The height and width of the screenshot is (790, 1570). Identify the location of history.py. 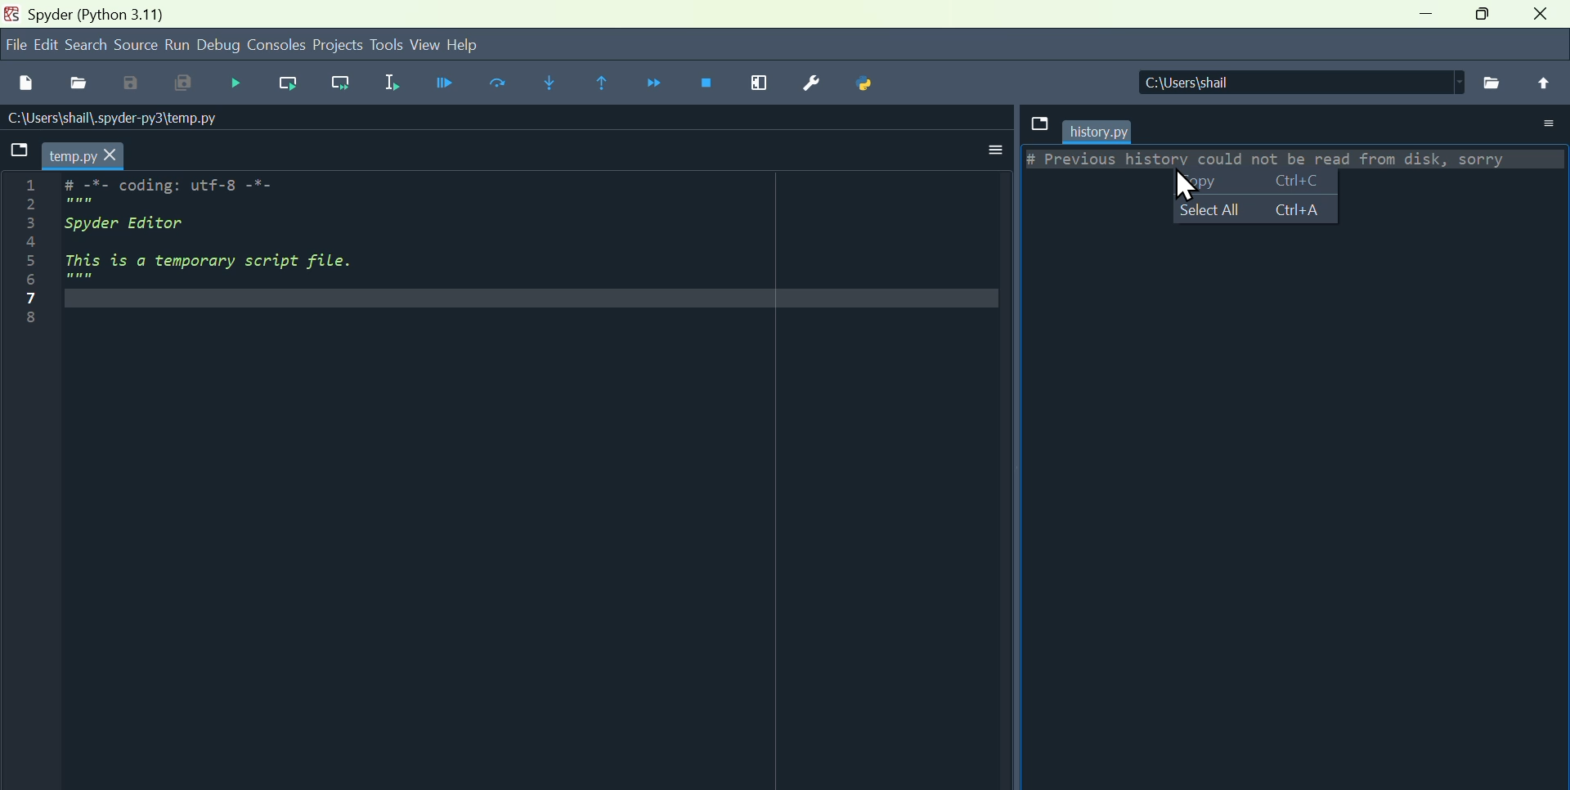
(1098, 132).